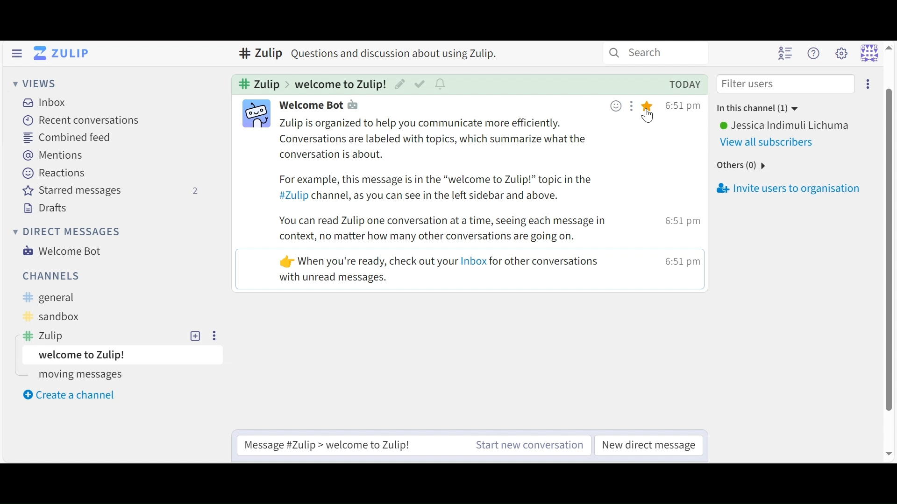 The height and width of the screenshot is (504, 897). What do you see at coordinates (685, 105) in the screenshot?
I see `Time` at bounding box center [685, 105].